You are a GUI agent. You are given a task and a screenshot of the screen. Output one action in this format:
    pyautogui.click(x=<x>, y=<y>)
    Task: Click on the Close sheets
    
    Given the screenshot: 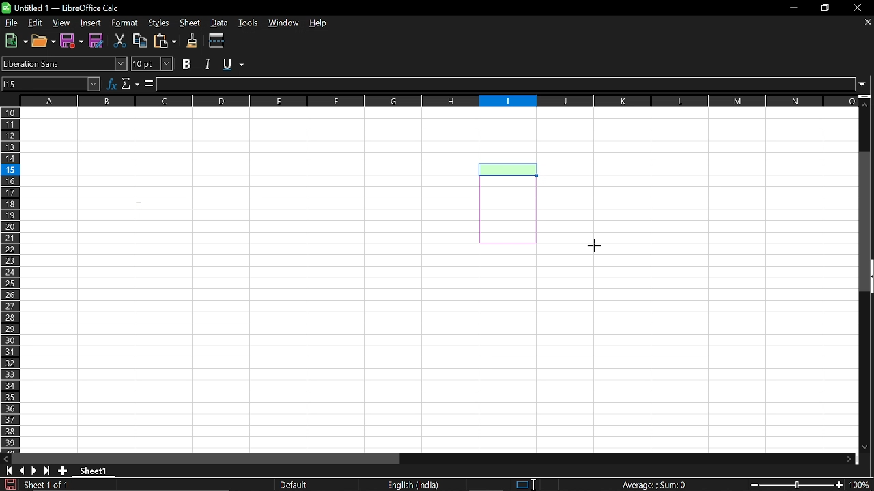 What is the action you would take?
    pyautogui.click(x=866, y=23)
    